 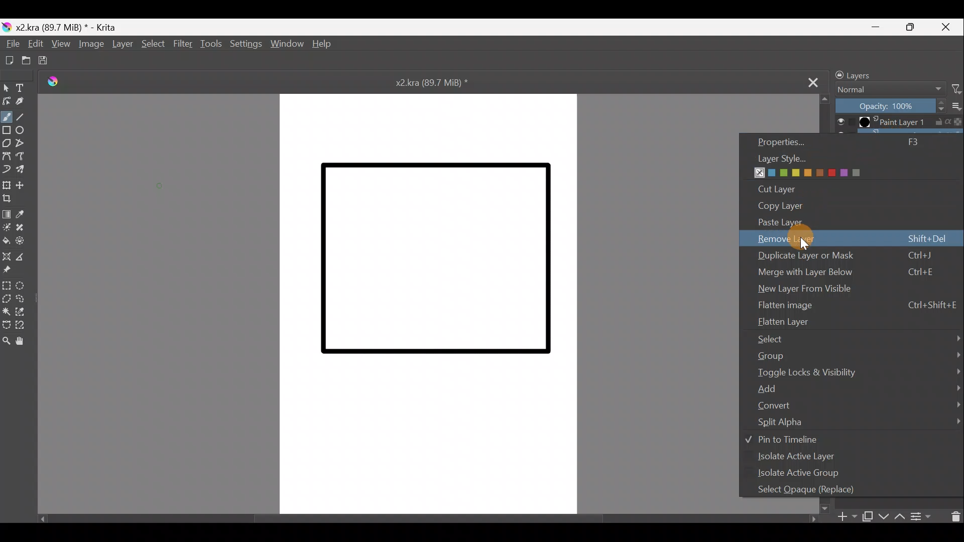 What do you see at coordinates (7, 298) in the screenshot?
I see `Polygonal selection tool` at bounding box center [7, 298].